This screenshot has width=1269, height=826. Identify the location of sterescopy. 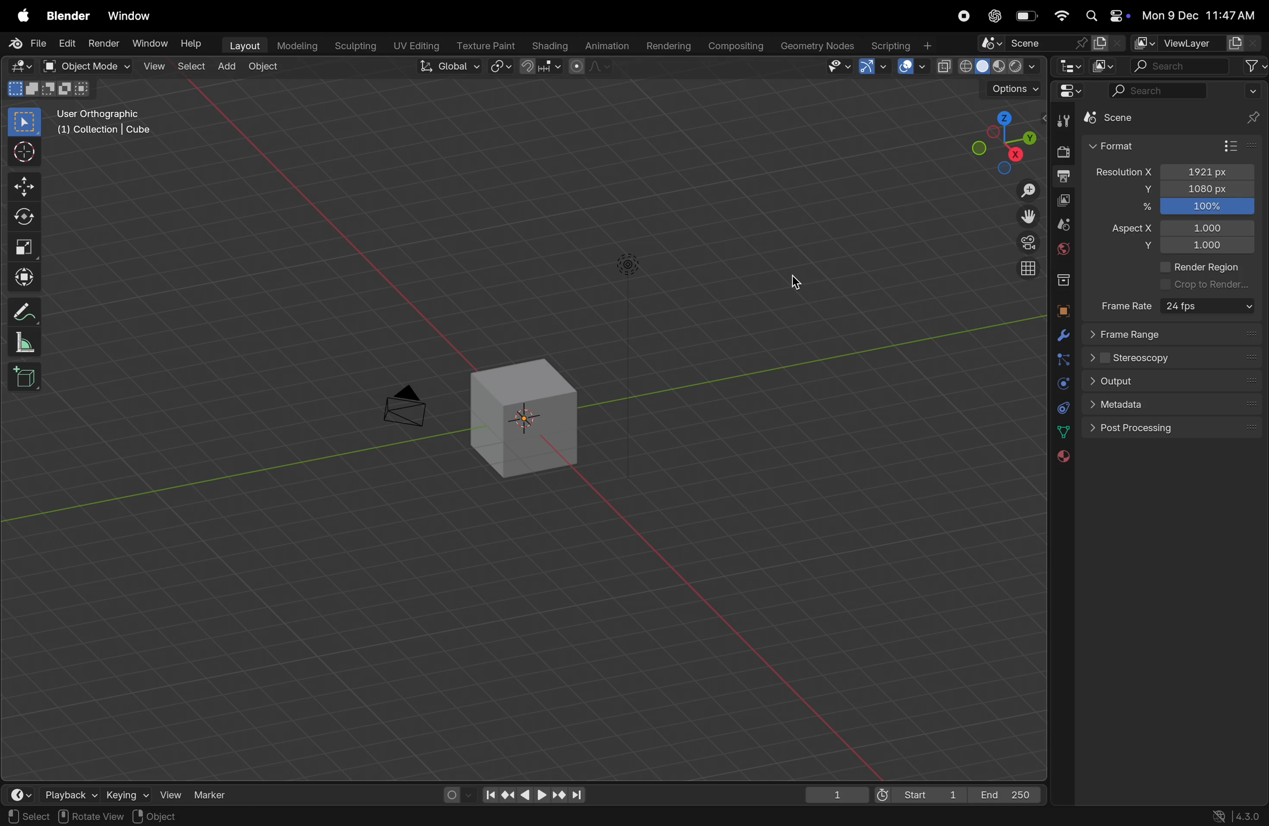
(1142, 358).